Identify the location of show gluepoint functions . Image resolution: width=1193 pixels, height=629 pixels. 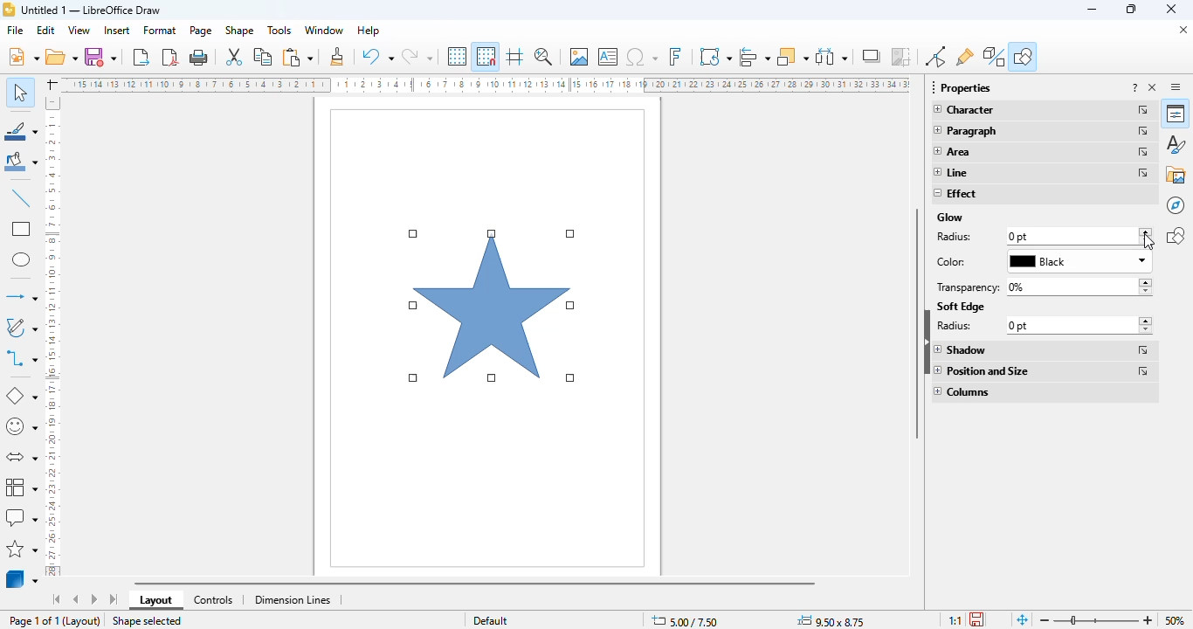
(965, 57).